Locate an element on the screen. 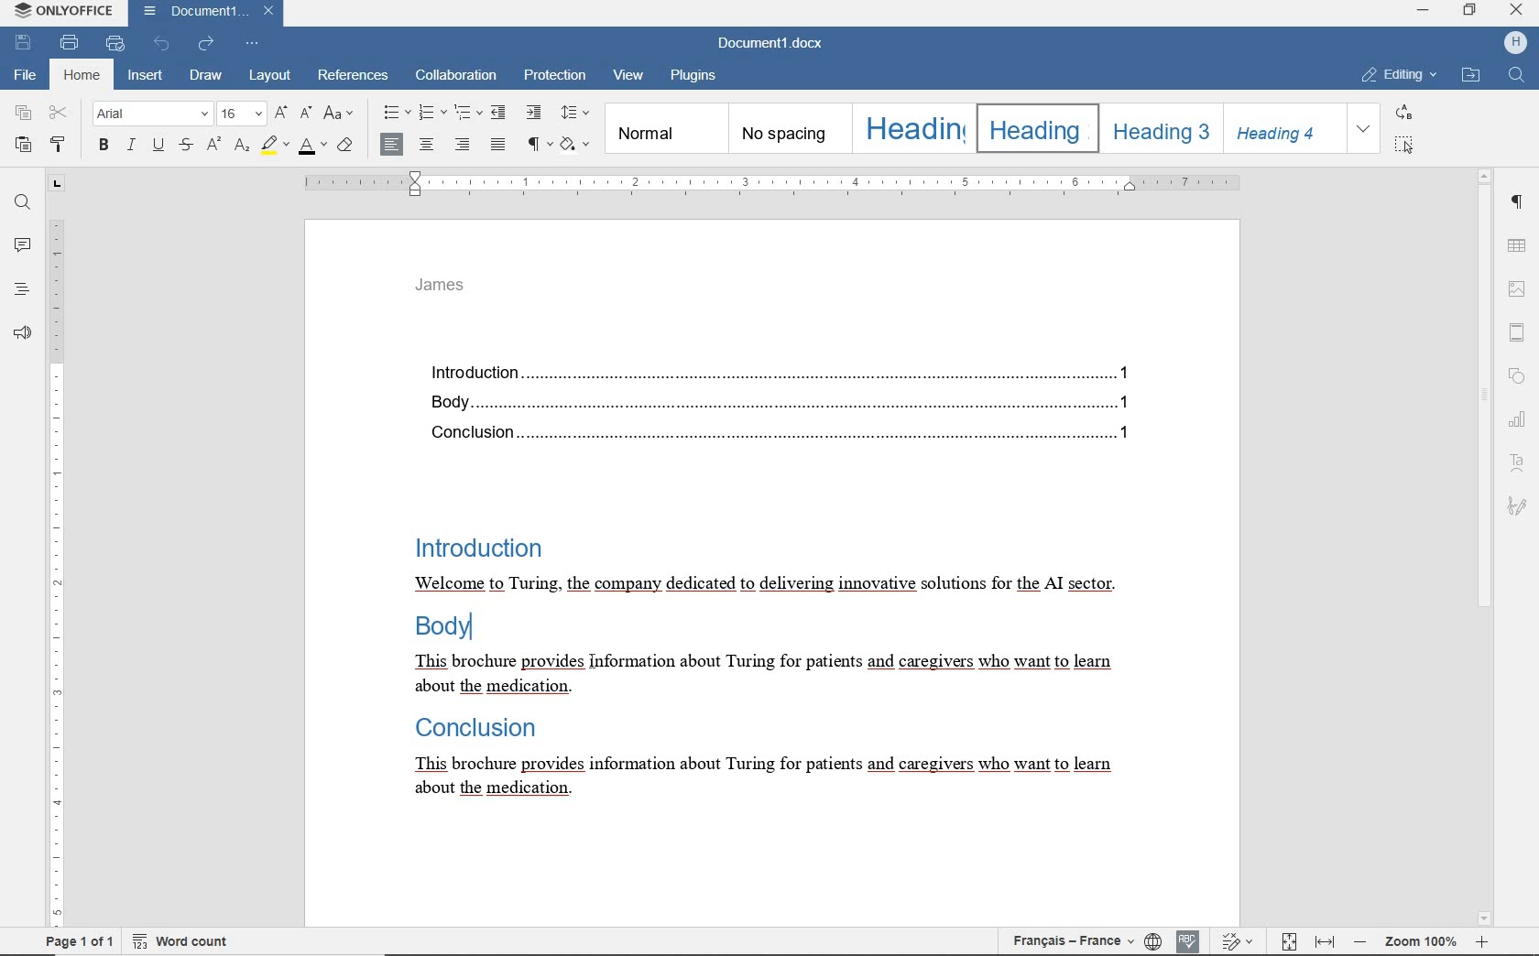 The height and width of the screenshot is (956, 1539). EXPAND is located at coordinates (1364, 129).